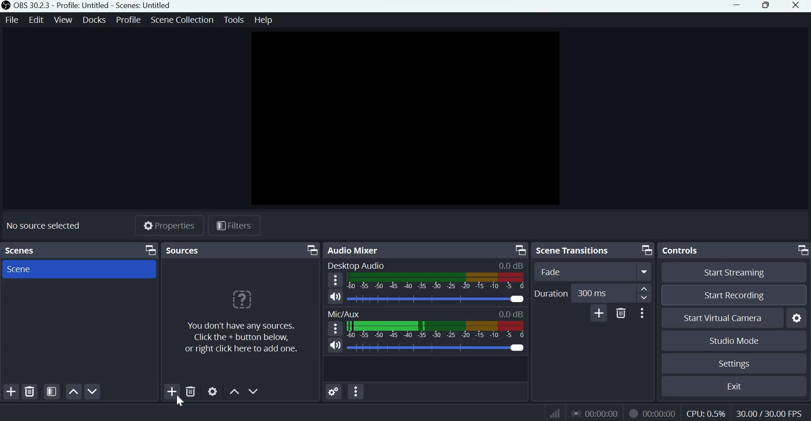 The height and width of the screenshot is (421, 811). Describe the element at coordinates (738, 6) in the screenshot. I see `Minimize` at that location.